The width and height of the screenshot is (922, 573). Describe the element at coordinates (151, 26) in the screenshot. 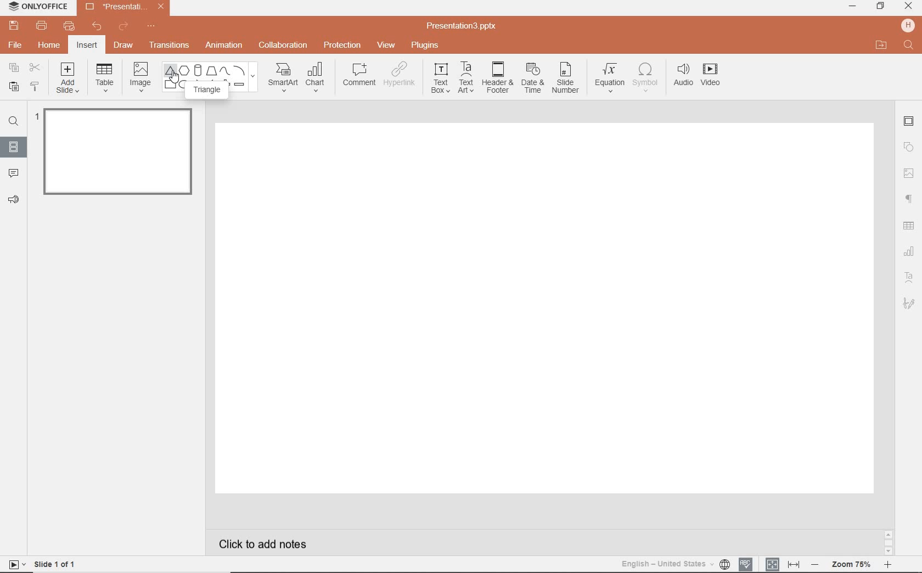

I see `CUSTOMIZE QUICK ACCESS TOOLBAR` at that location.